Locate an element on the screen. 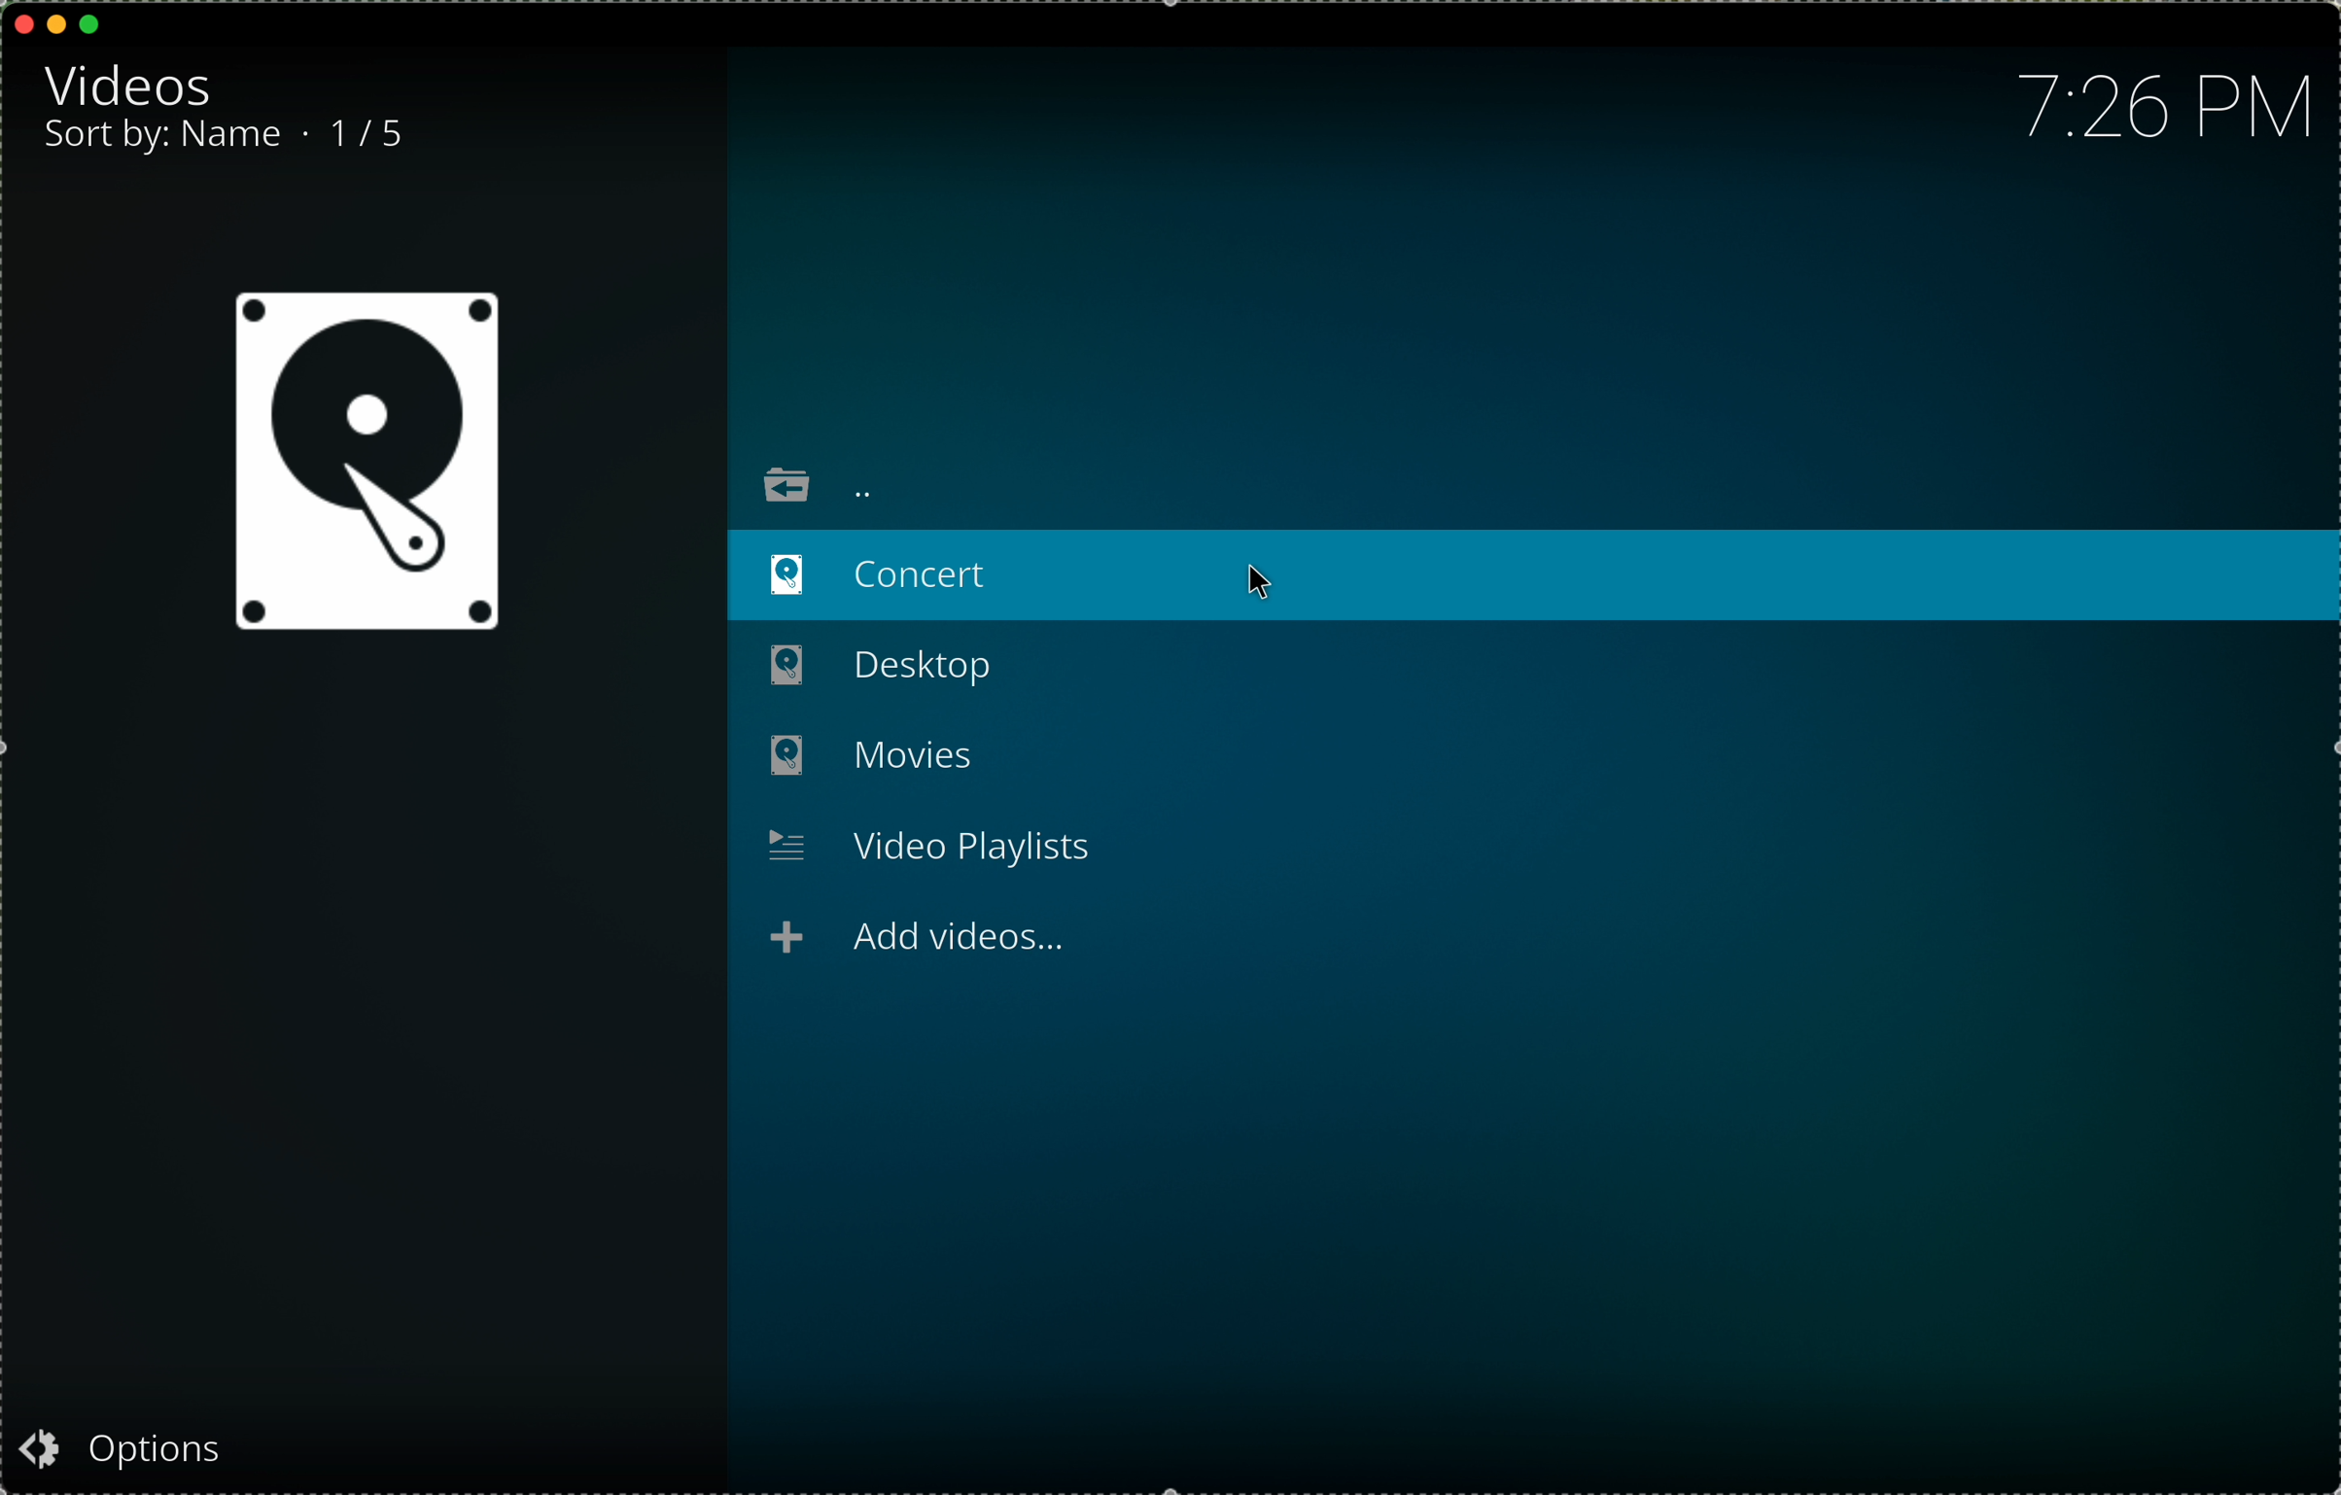  navigate back is located at coordinates (817, 485).